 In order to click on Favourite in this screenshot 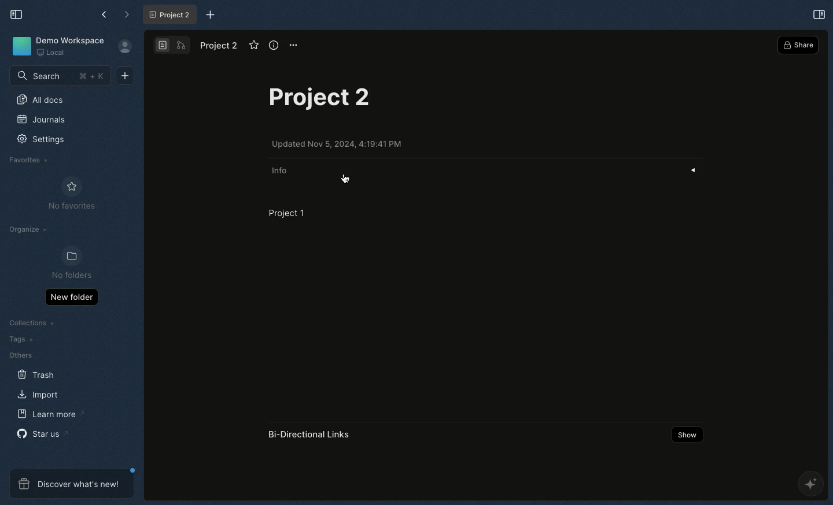, I will do `click(253, 46)`.